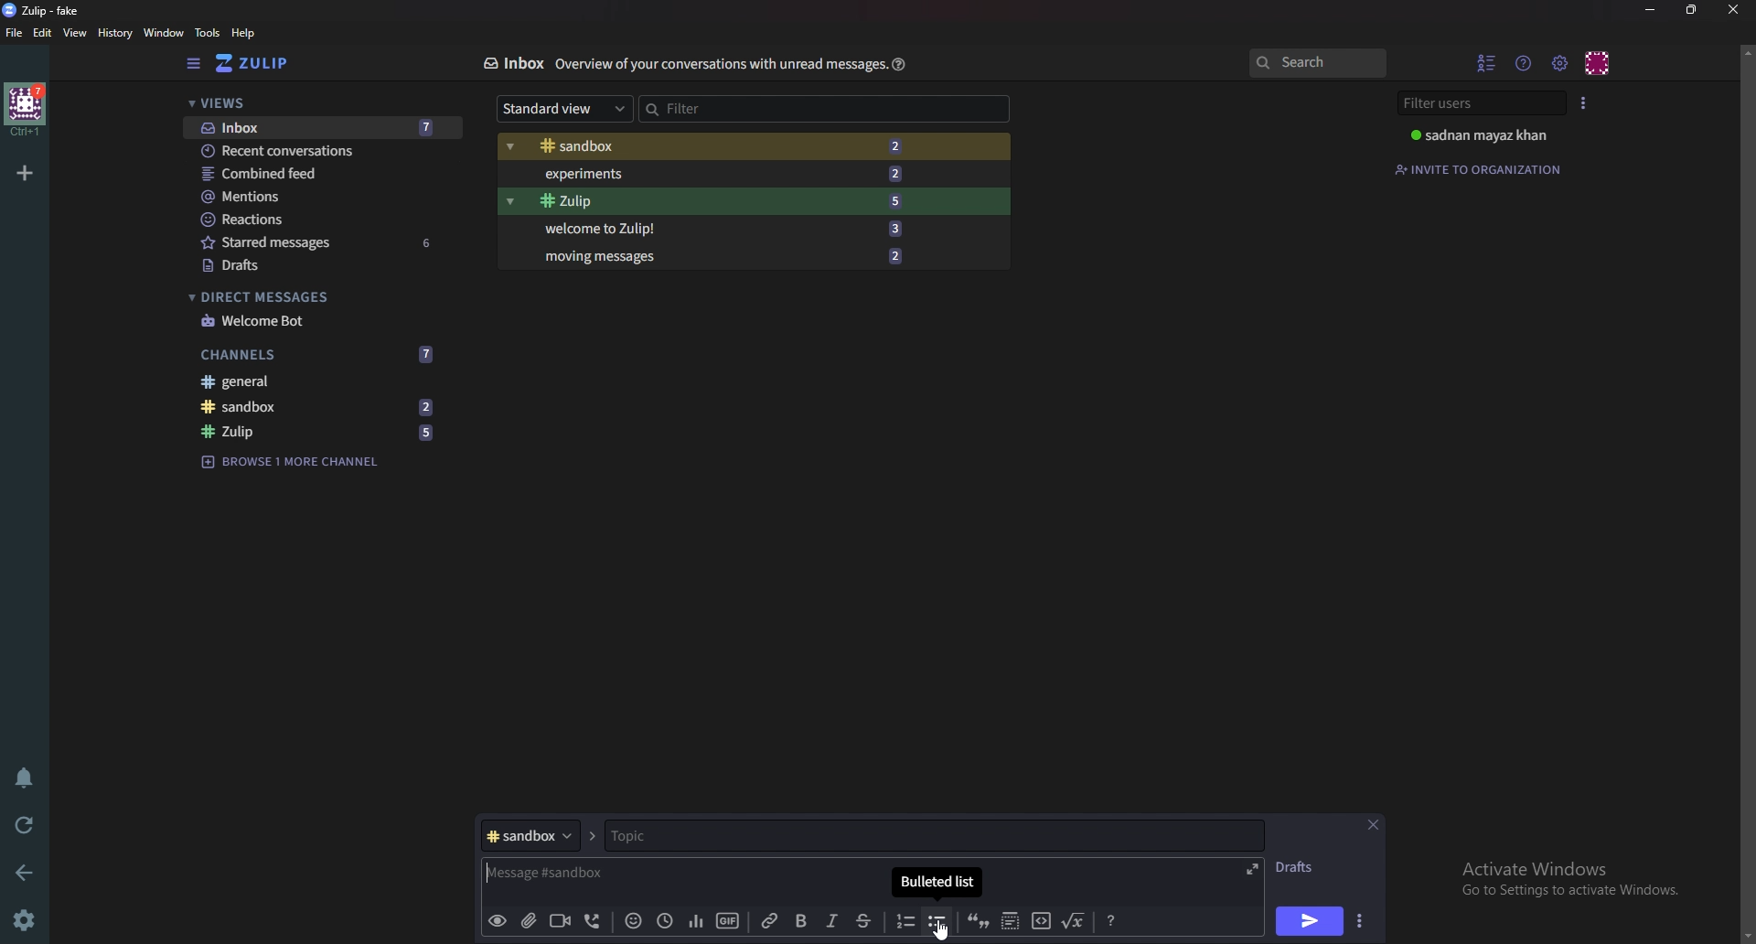 This screenshot has height=944, width=1756. What do you see at coordinates (565, 107) in the screenshot?
I see `Standard view` at bounding box center [565, 107].